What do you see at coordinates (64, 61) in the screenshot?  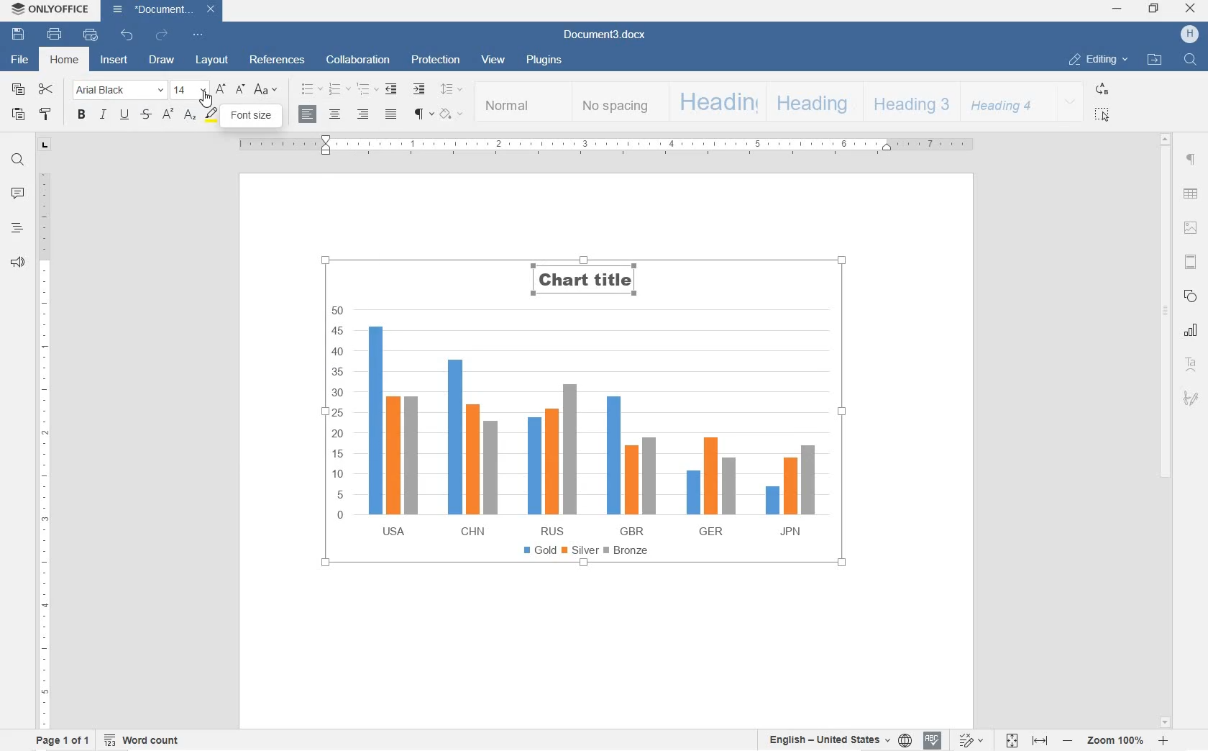 I see `HOME` at bounding box center [64, 61].